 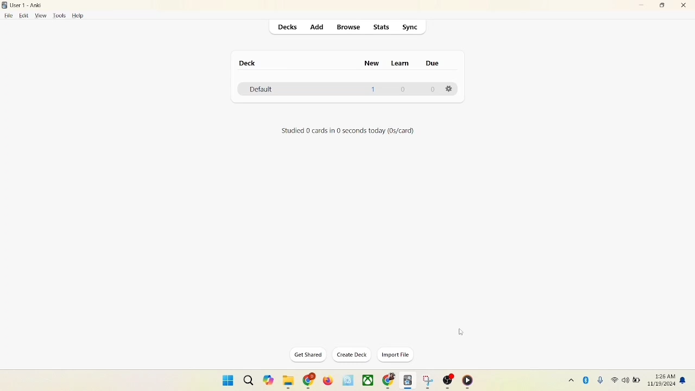 I want to click on 0, so click(x=433, y=90).